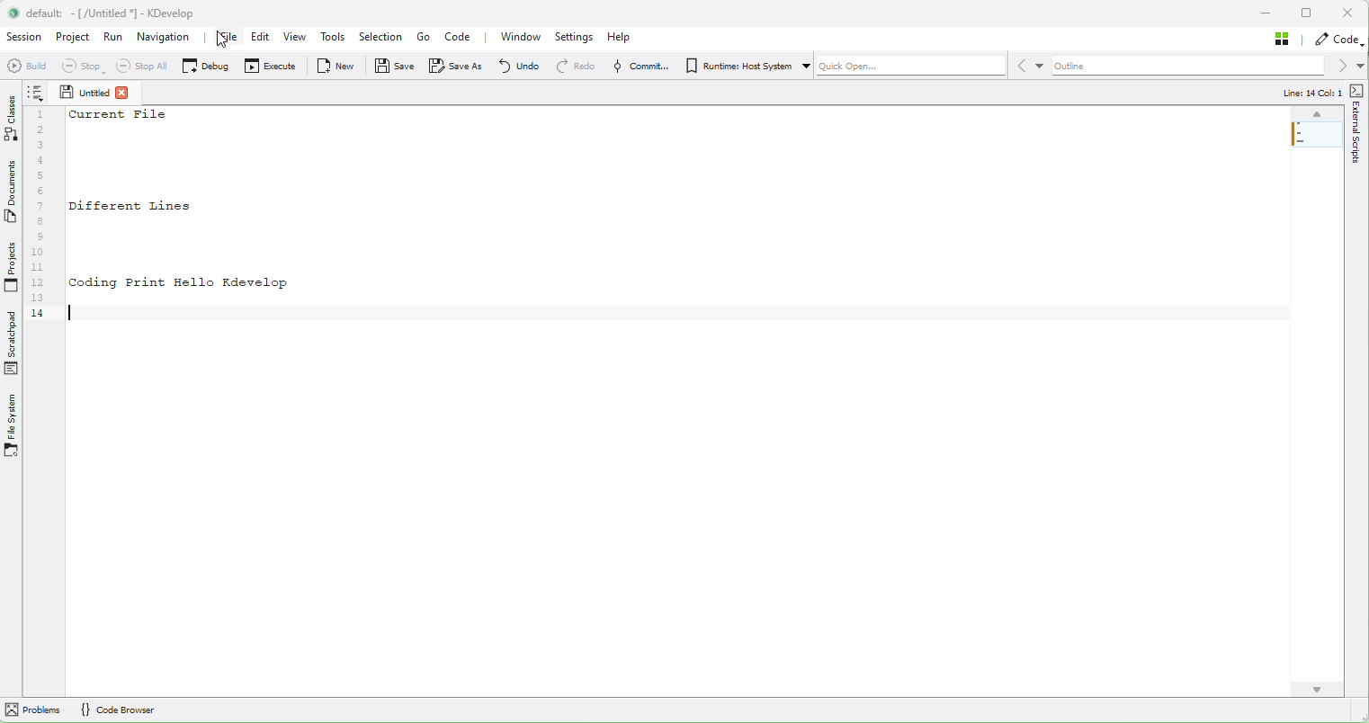 The width and height of the screenshot is (1369, 723). What do you see at coordinates (1316, 114) in the screenshot?
I see `up` at bounding box center [1316, 114].